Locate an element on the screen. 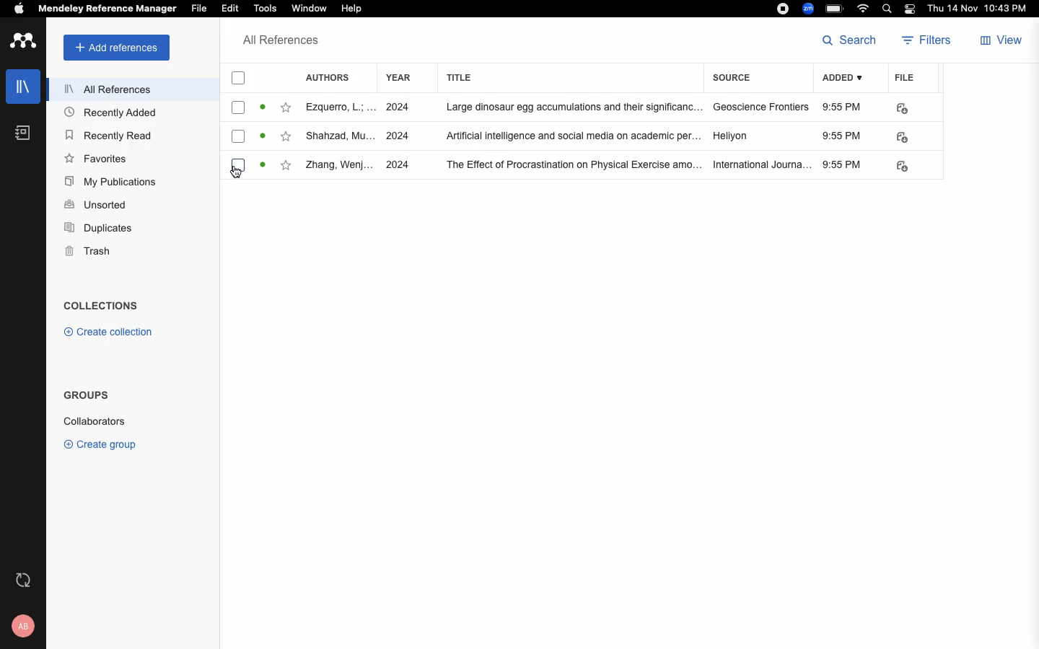  Shahzad is located at coordinates (340, 137).